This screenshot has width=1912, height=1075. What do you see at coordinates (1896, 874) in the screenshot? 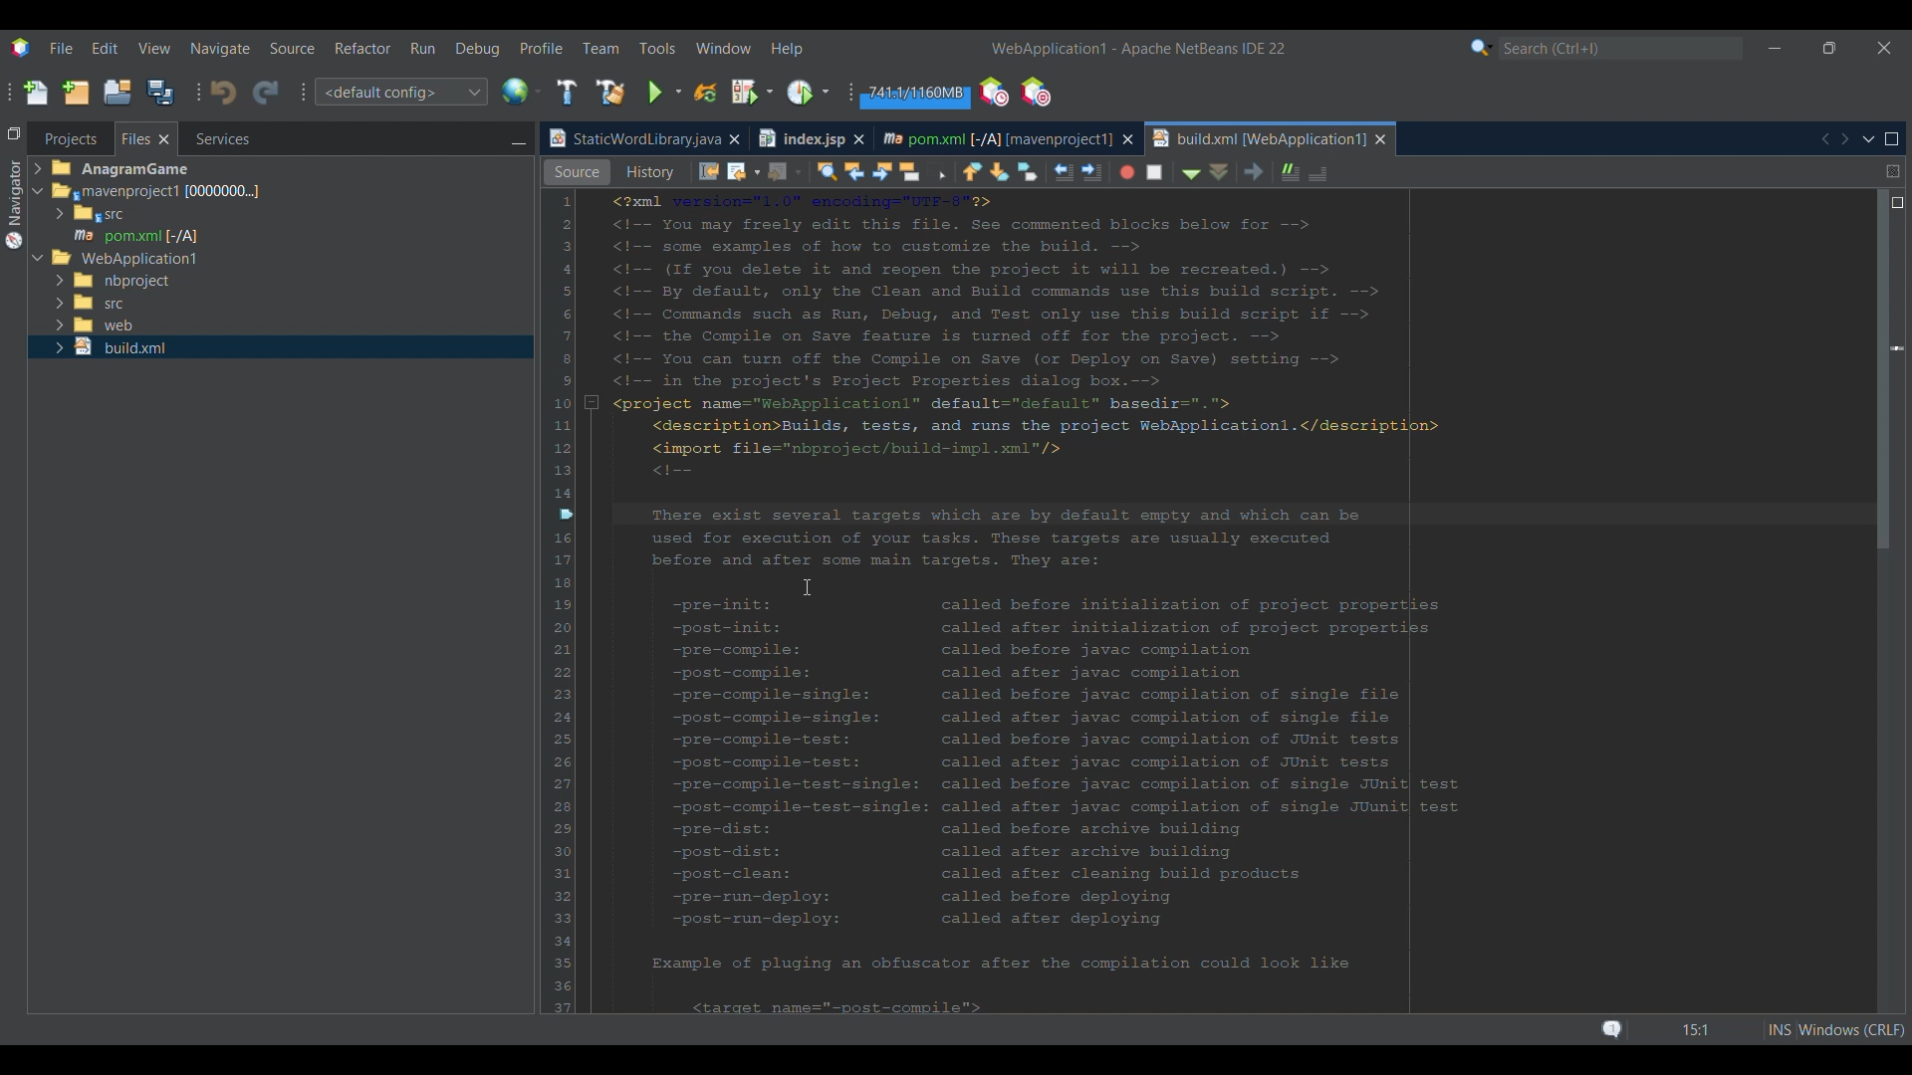
I see `Markers` at bounding box center [1896, 874].